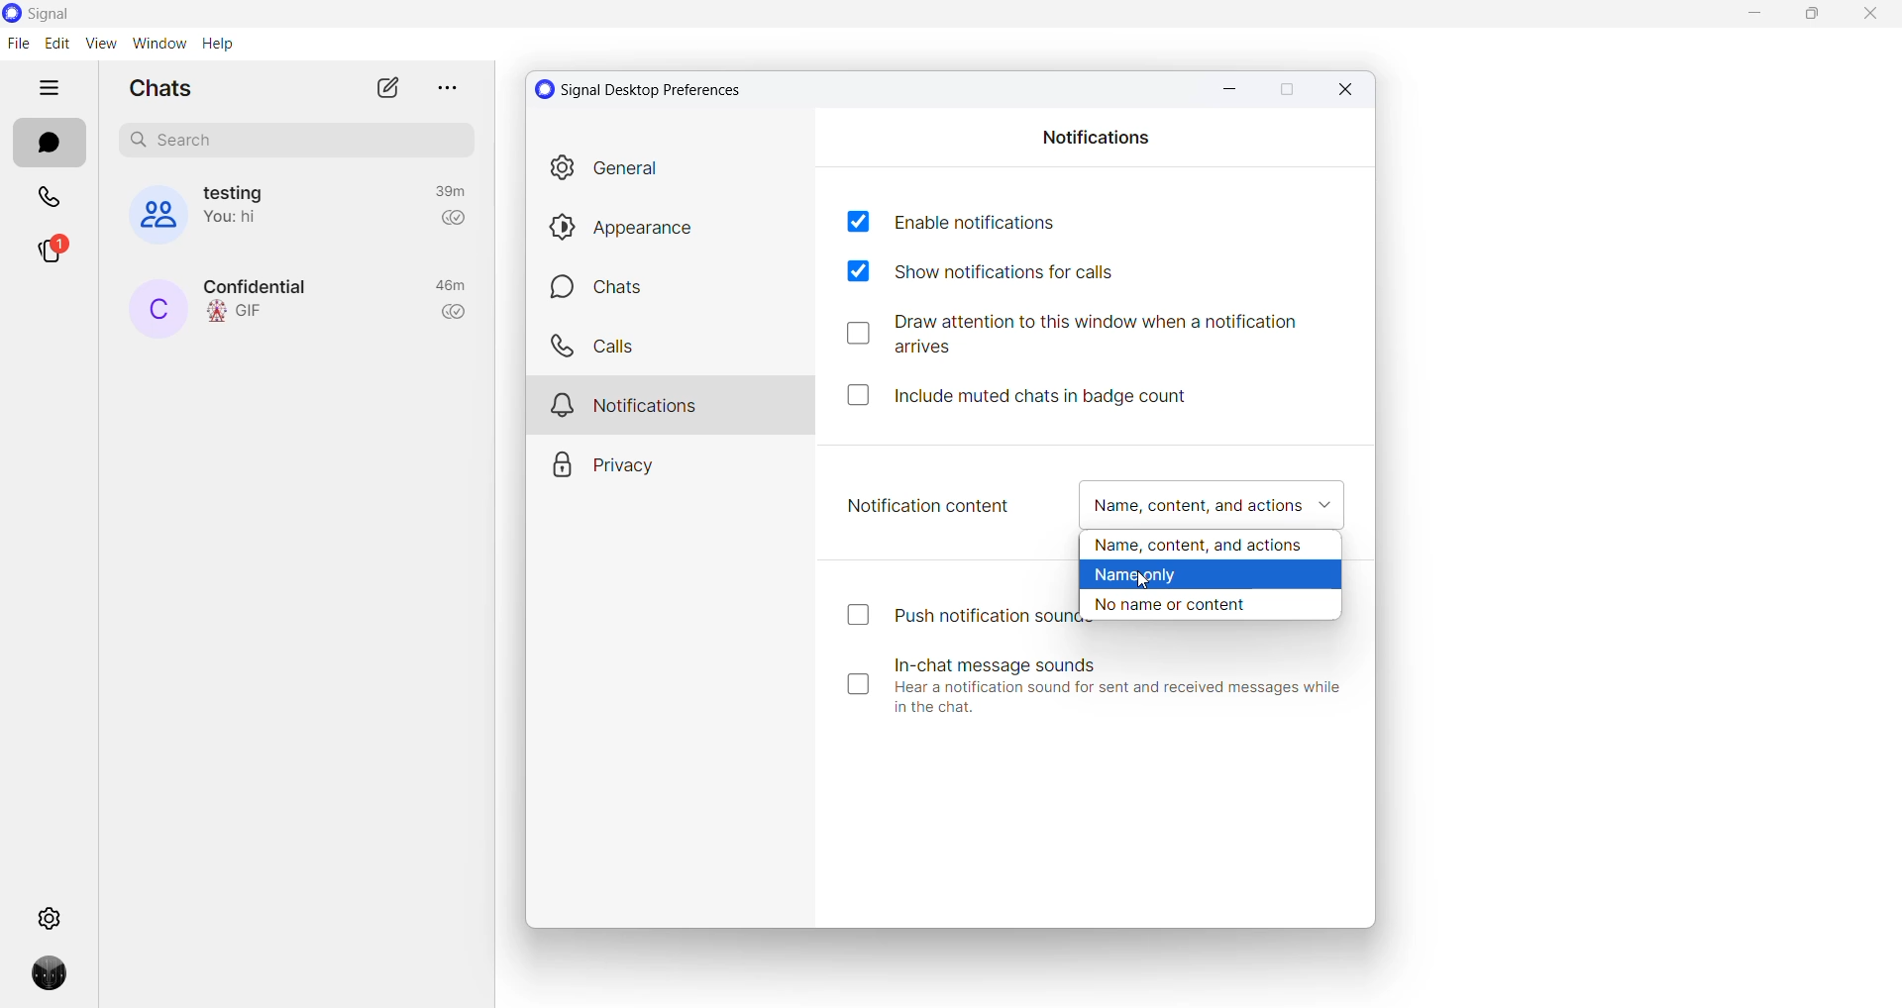  Describe the element at coordinates (453, 223) in the screenshot. I see `read recipient` at that location.